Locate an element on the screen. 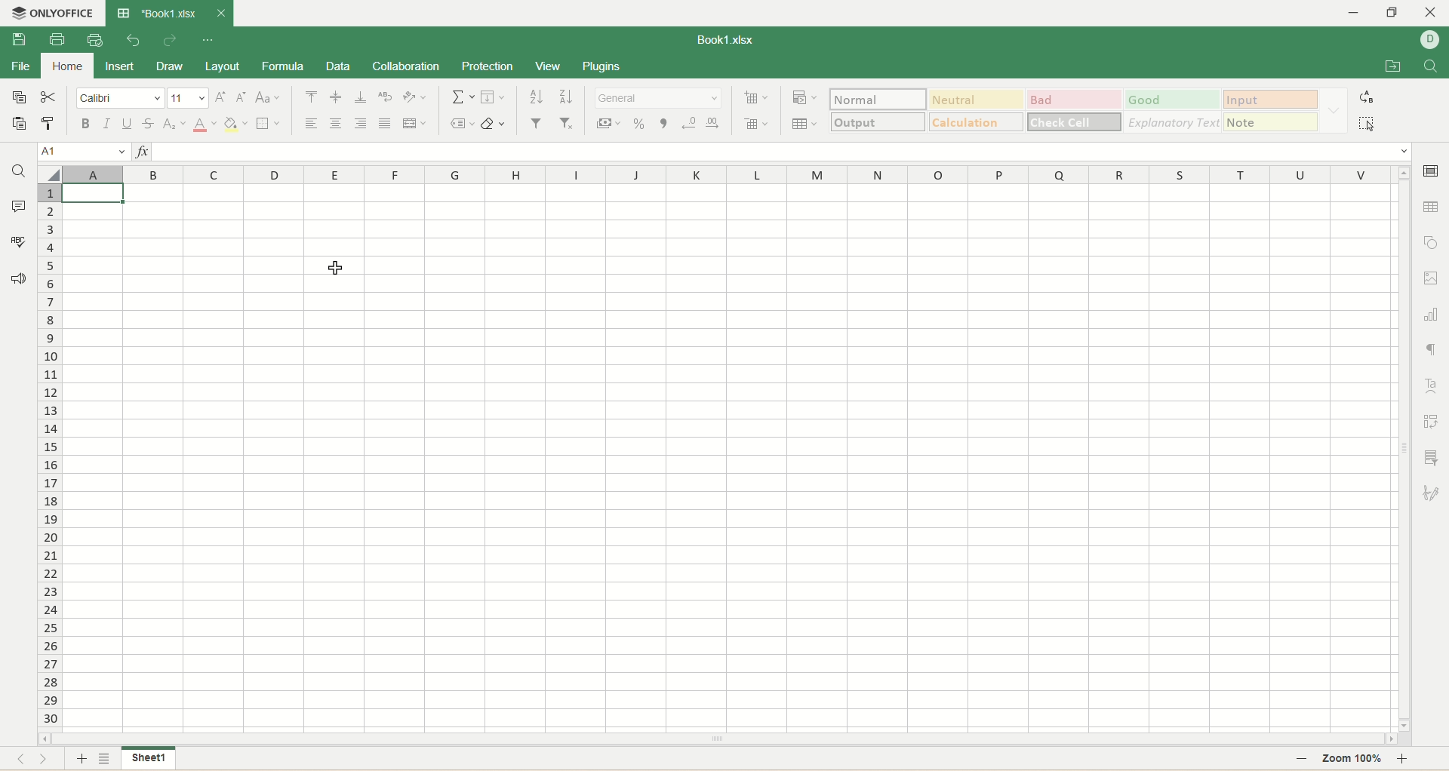 The height and width of the screenshot is (771, 1449). draw is located at coordinates (174, 67).